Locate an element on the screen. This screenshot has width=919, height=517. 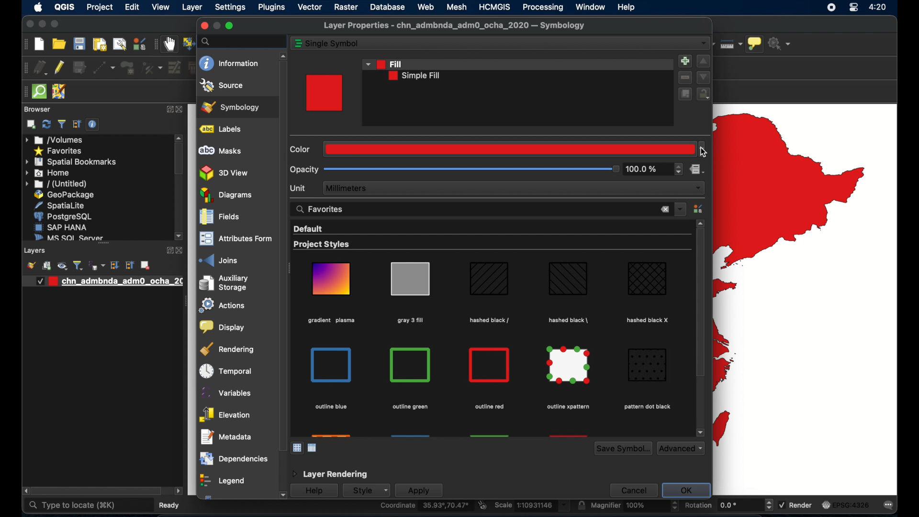
inactive minimize button is located at coordinates (216, 26).